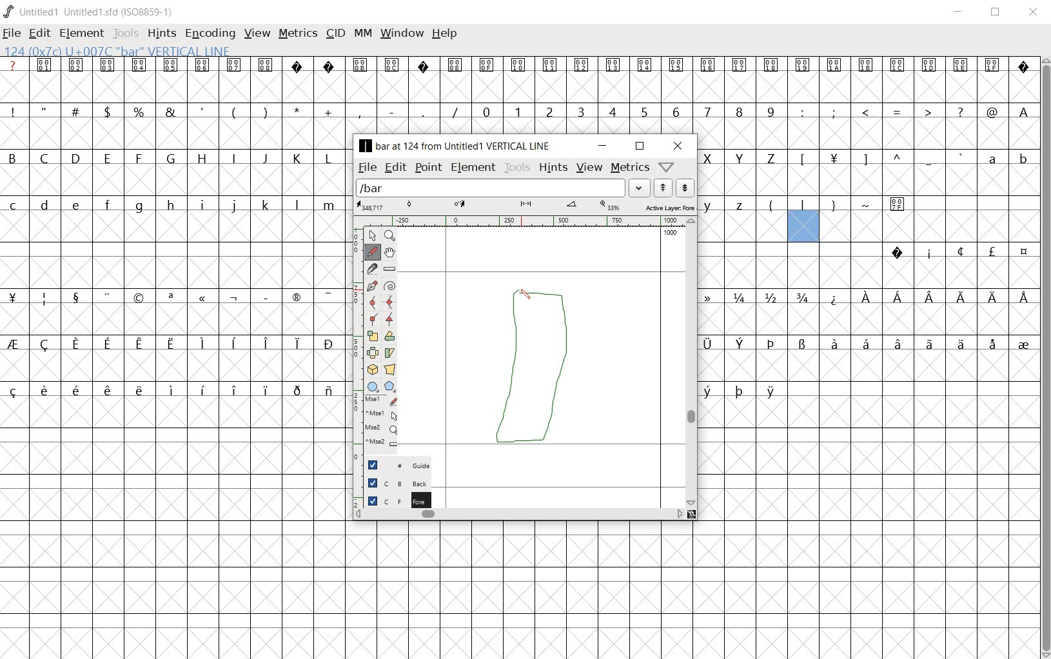 This screenshot has width=1051, height=659. What do you see at coordinates (531, 376) in the screenshot?
I see `glyph for a vertical bar creation` at bounding box center [531, 376].